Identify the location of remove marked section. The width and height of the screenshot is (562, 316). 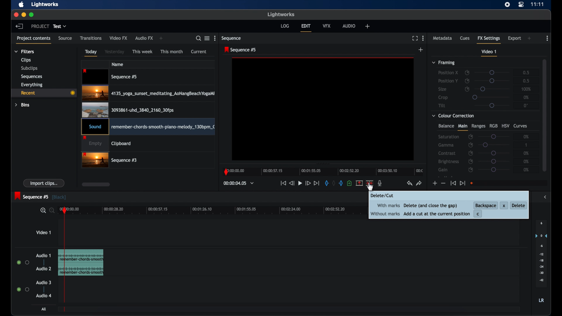
(359, 183).